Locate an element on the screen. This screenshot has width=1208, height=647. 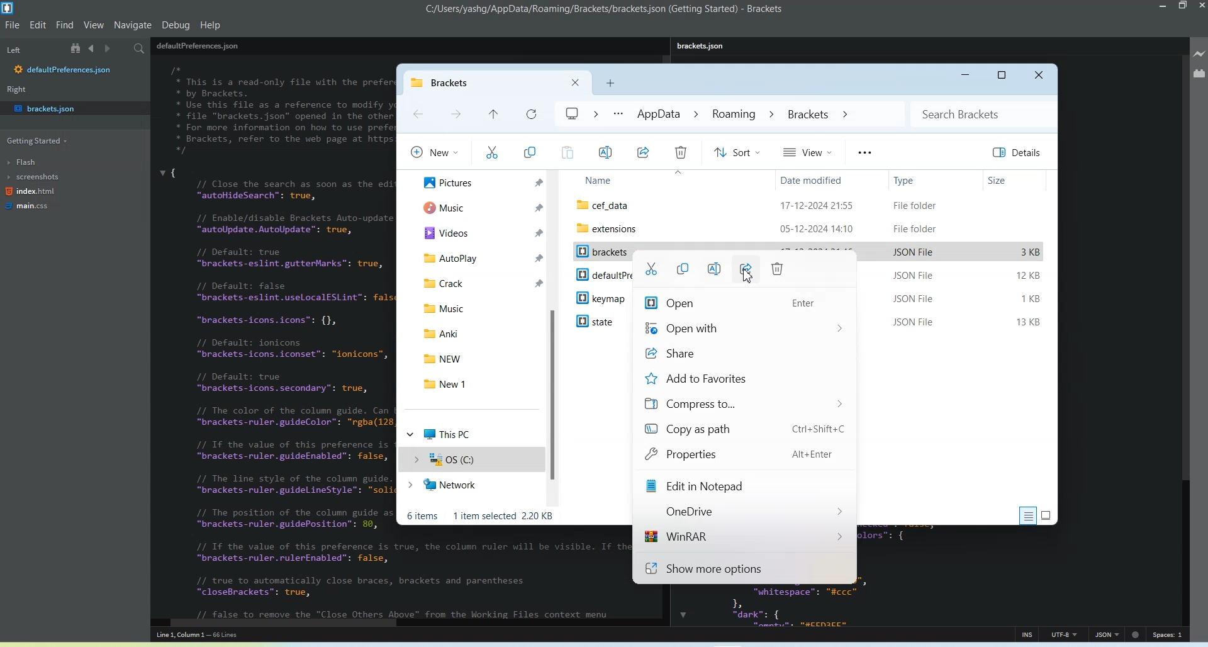
Navigate is located at coordinates (133, 26).